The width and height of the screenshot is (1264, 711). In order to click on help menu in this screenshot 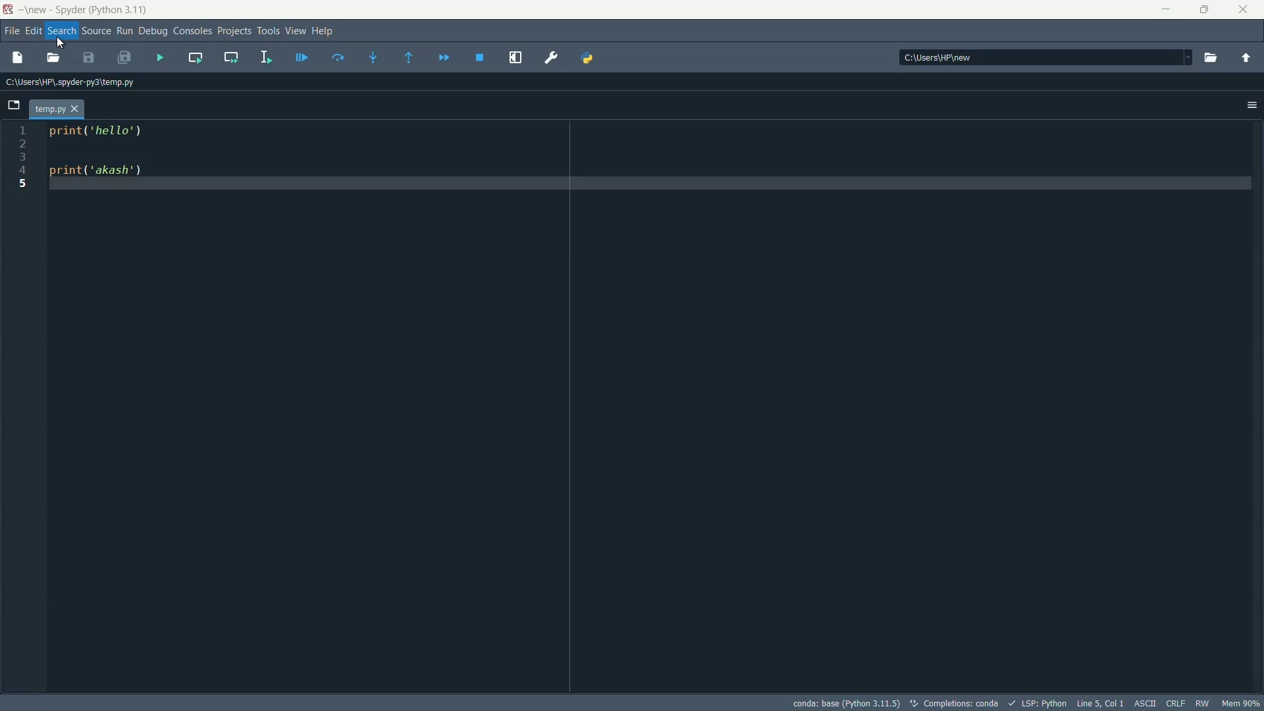, I will do `click(327, 30)`.